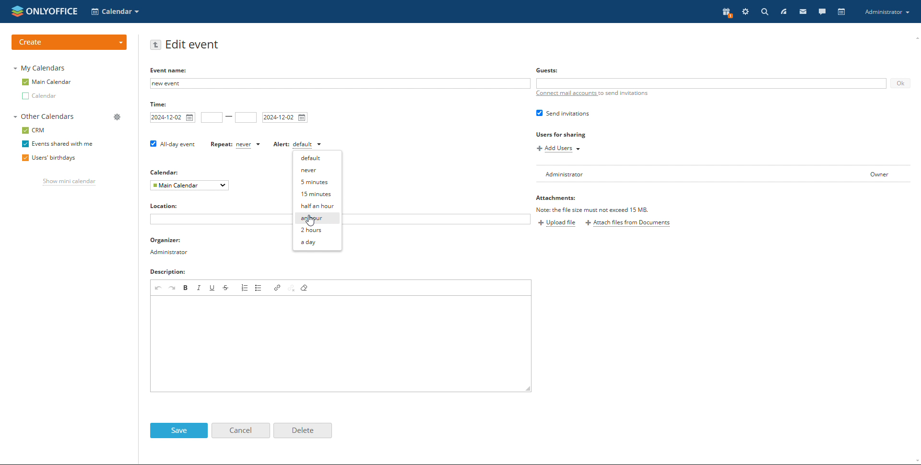  Describe the element at coordinates (341, 83) in the screenshot. I see `add event name` at that location.